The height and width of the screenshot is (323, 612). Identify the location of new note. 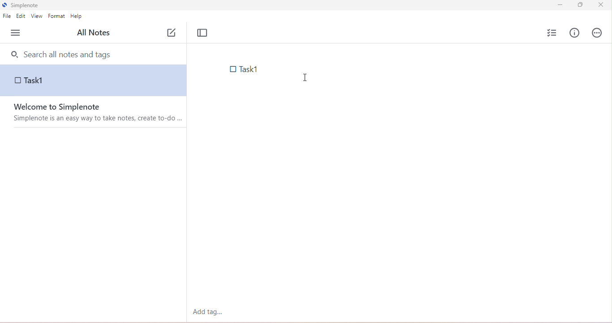
(172, 31).